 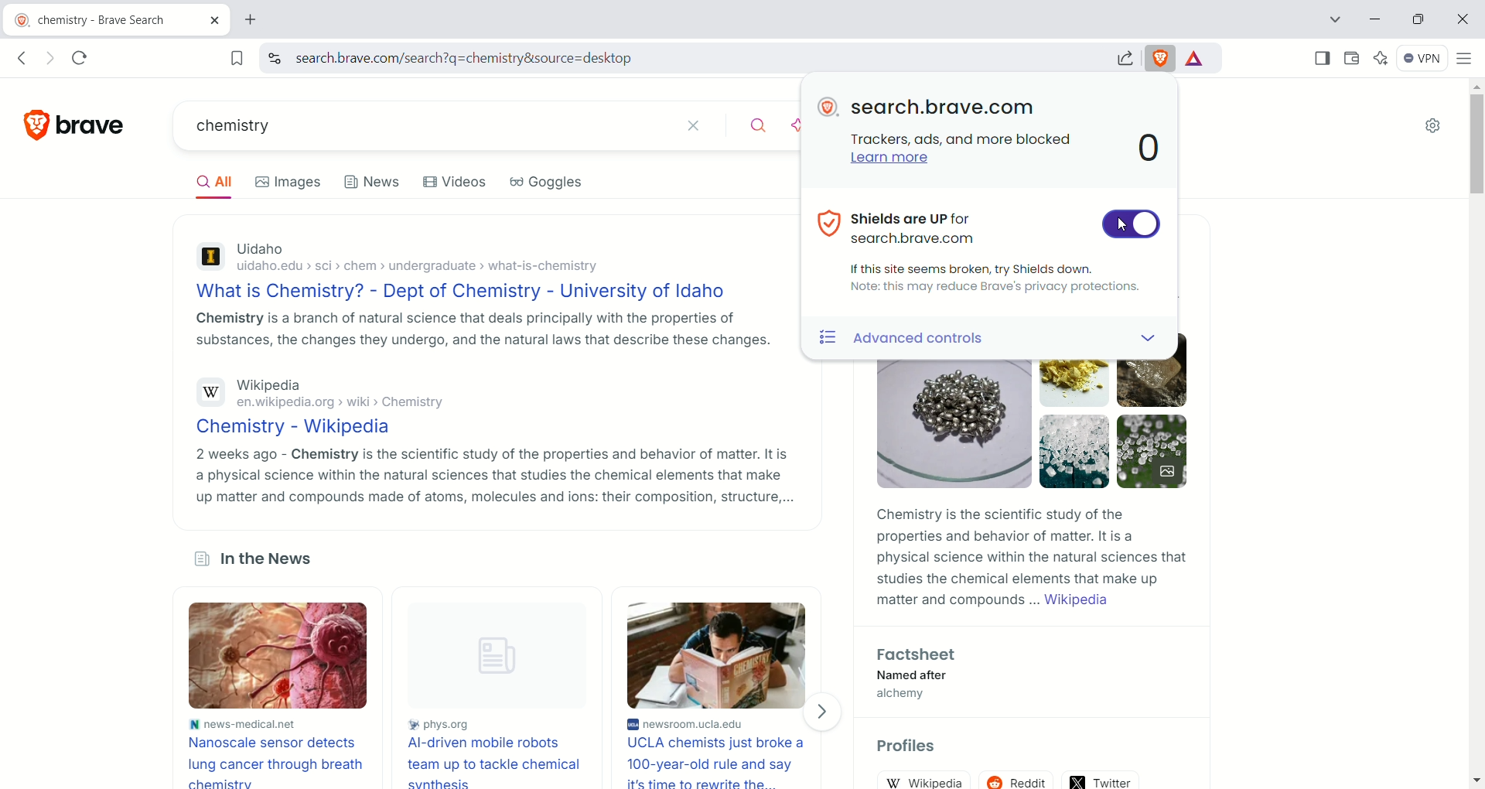 I want to click on All, so click(x=212, y=182).